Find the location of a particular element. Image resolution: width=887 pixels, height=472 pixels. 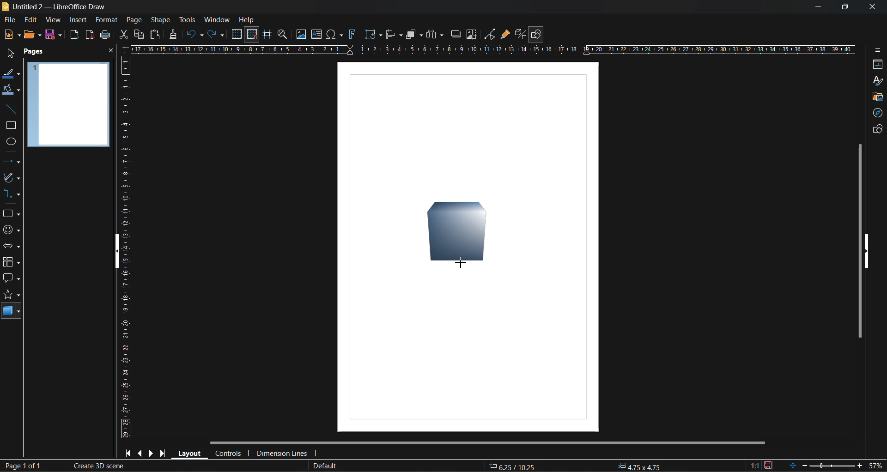

zoom in is located at coordinates (860, 466).